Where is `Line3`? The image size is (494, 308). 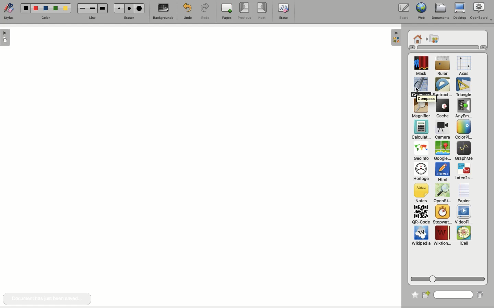 Line3 is located at coordinates (102, 8).